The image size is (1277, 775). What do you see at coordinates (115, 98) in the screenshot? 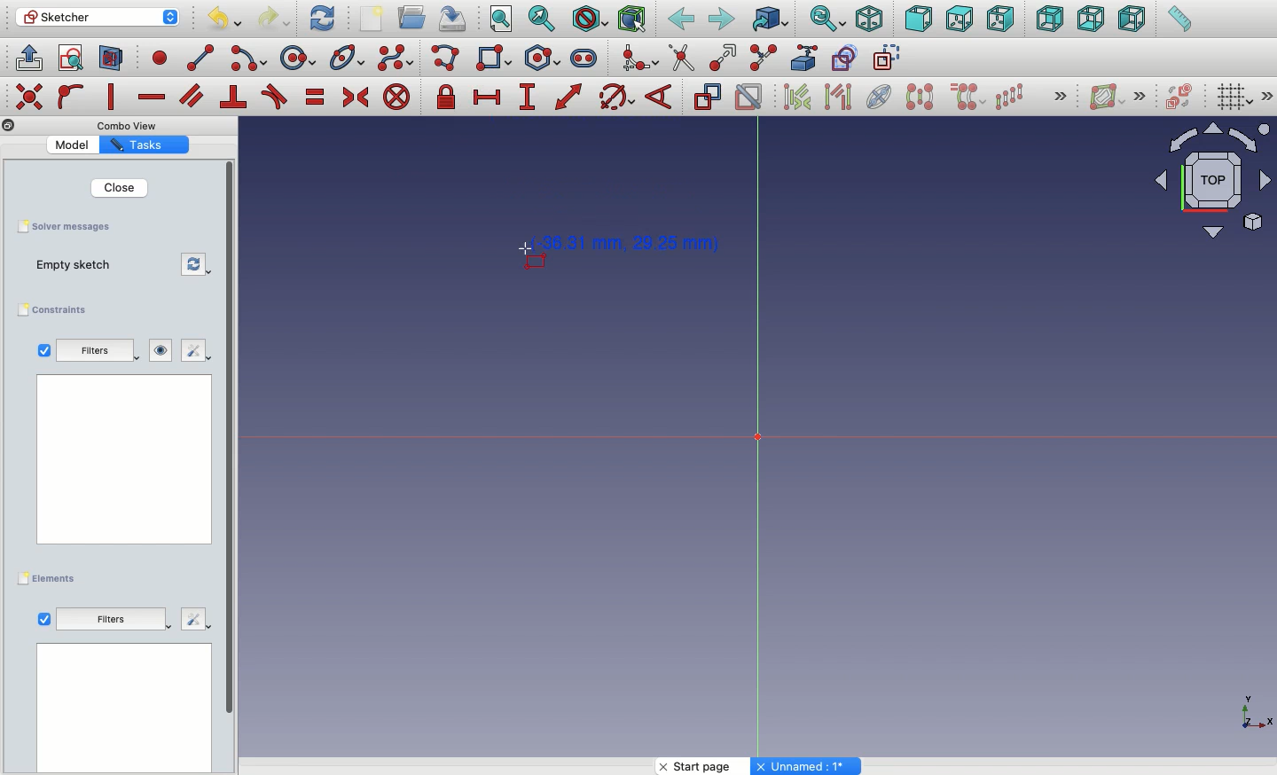
I see `constrain vertically ` at bounding box center [115, 98].